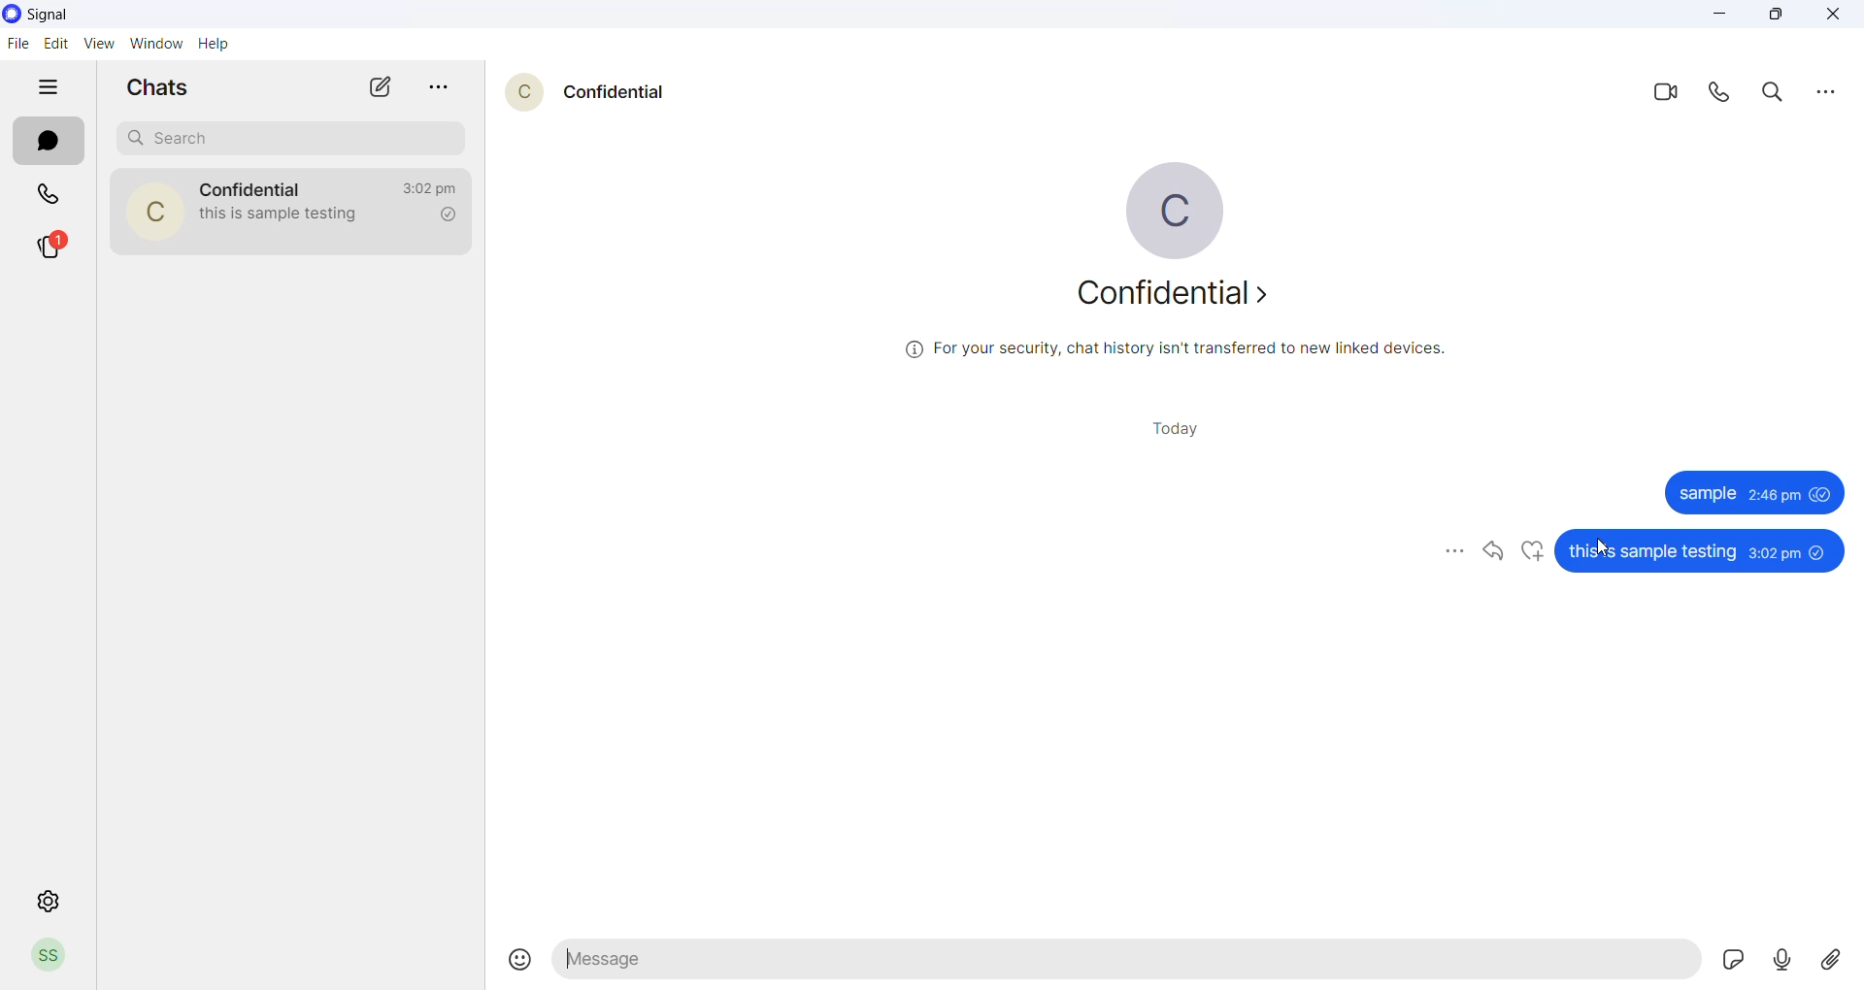 The image size is (1864, 990). Describe the element at coordinates (519, 92) in the screenshot. I see `profile picture` at that location.